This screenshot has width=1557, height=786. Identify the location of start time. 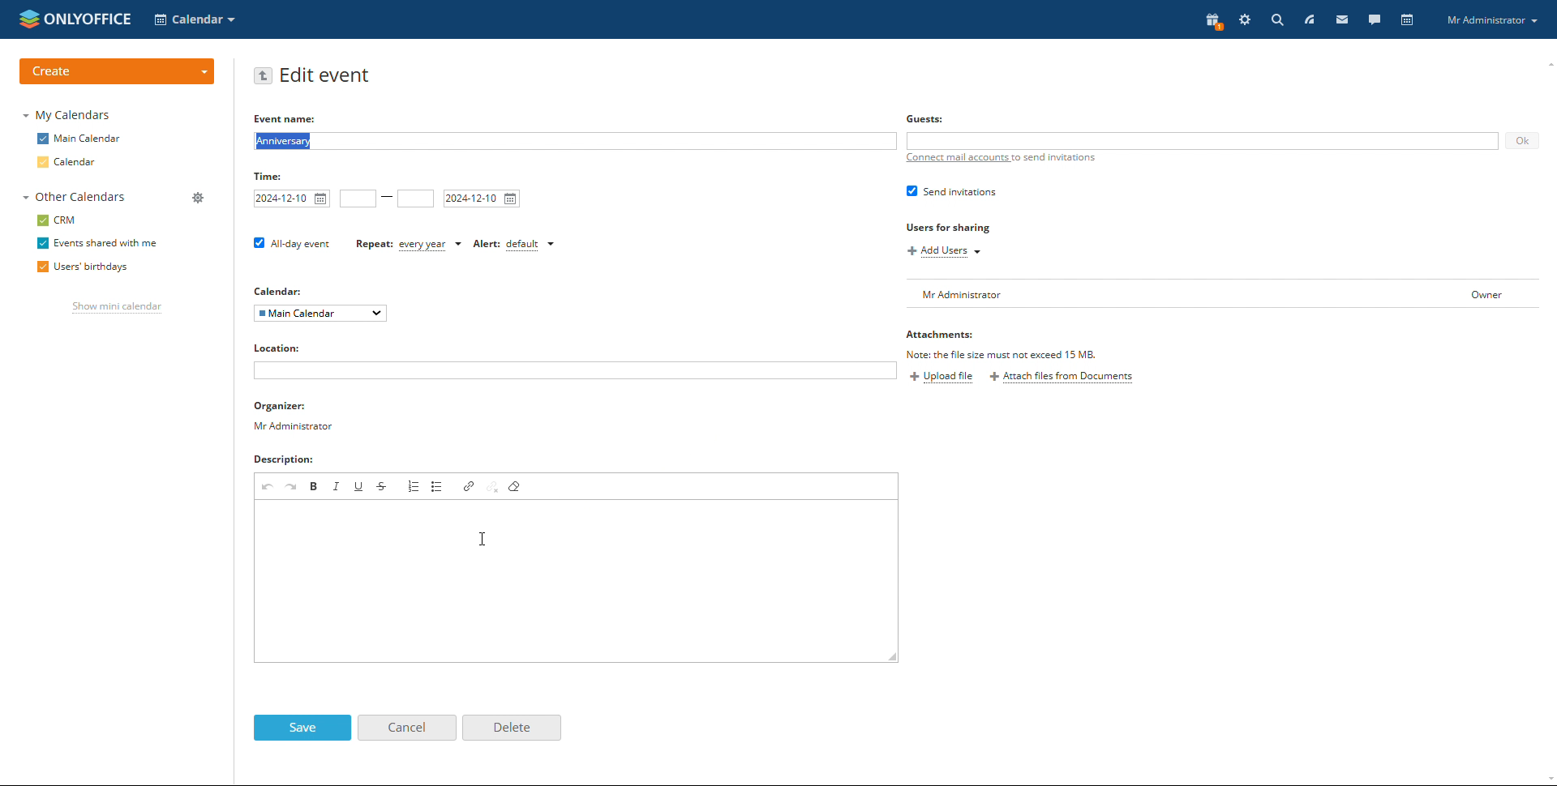
(358, 199).